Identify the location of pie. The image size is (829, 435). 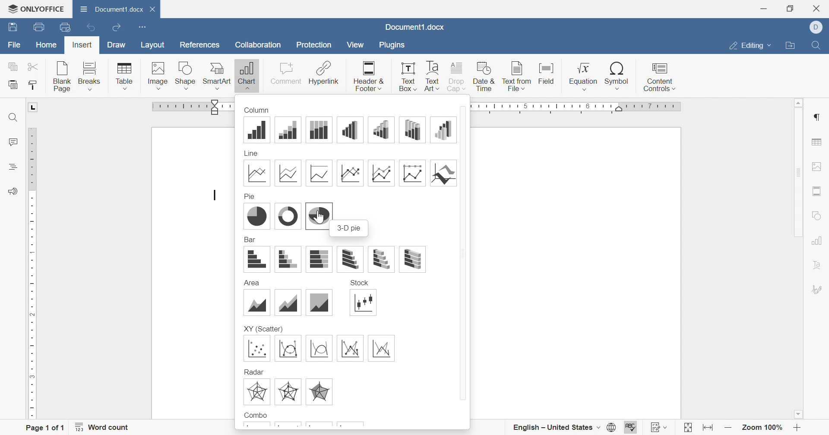
(256, 217).